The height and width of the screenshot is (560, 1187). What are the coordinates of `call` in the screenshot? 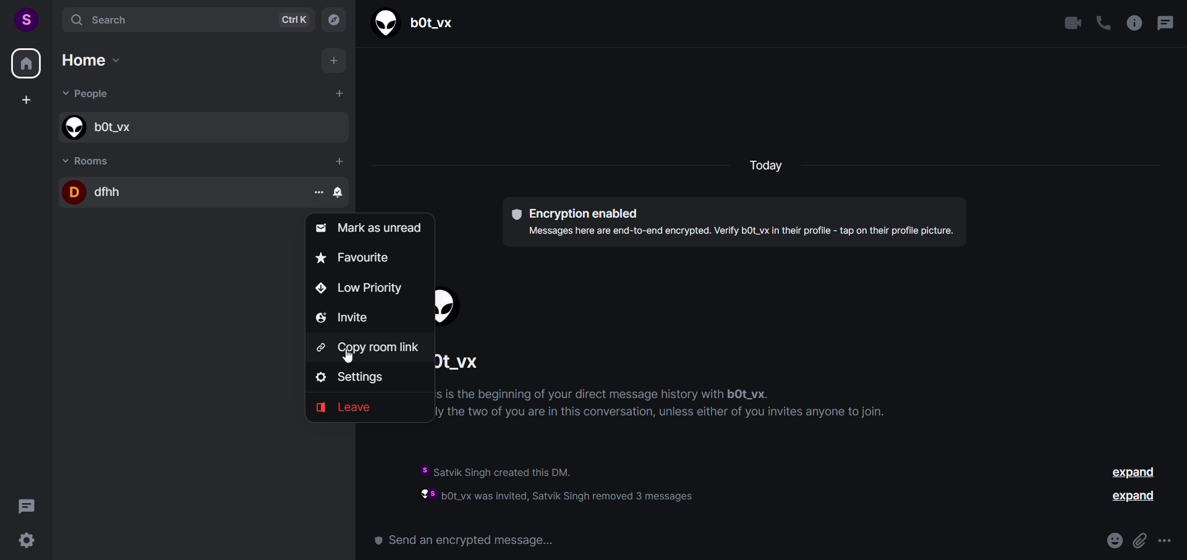 It's located at (1102, 24).